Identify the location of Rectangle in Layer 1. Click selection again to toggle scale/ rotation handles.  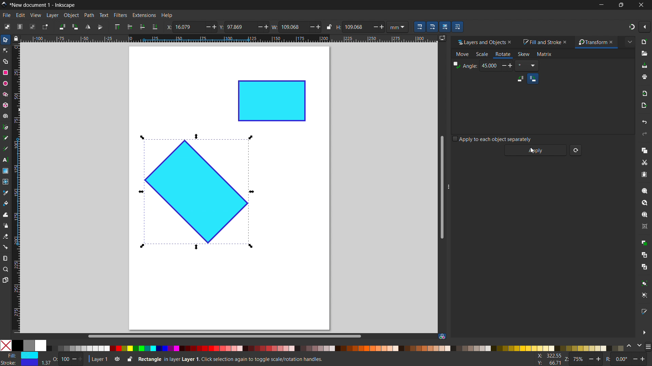
(232, 359).